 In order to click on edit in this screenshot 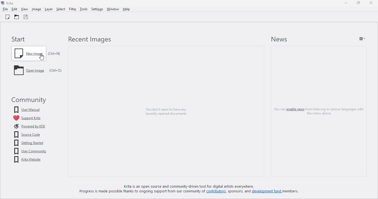, I will do `click(14, 9)`.